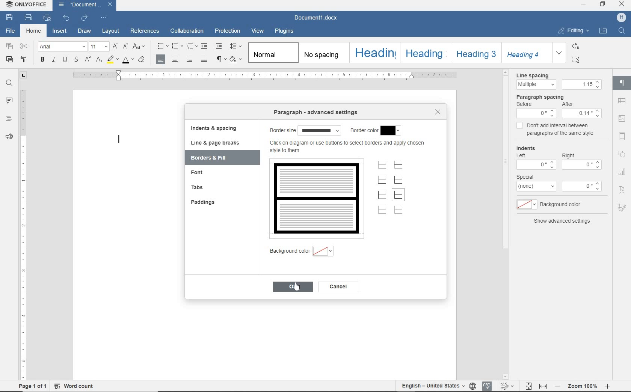 The image size is (631, 392). Describe the element at coordinates (24, 60) in the screenshot. I see `copy style` at that location.